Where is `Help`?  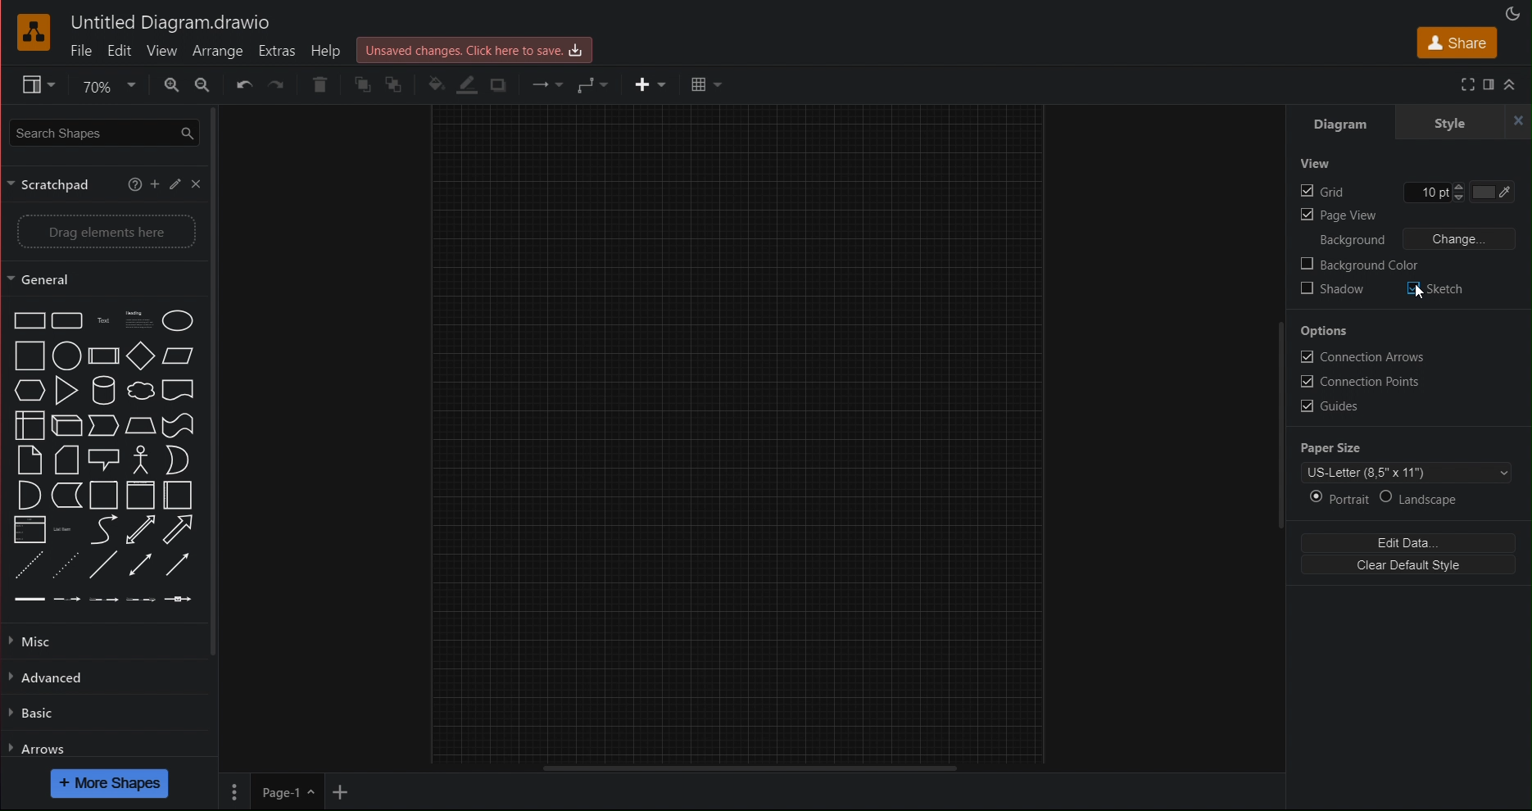
Help is located at coordinates (330, 49).